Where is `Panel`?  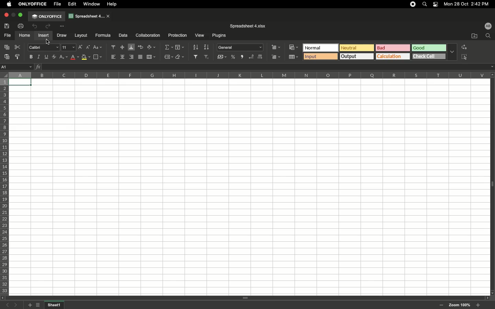
Panel is located at coordinates (492, 184).